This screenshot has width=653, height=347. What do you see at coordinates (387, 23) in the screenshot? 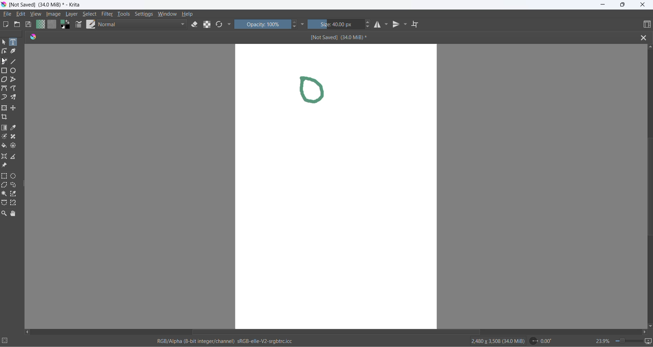
I see `horizontal mirror setting dropdown button` at bounding box center [387, 23].